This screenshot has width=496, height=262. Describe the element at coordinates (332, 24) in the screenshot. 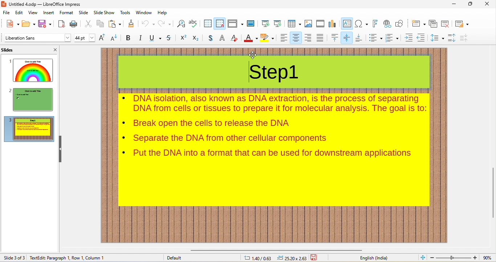

I see `chart` at that location.